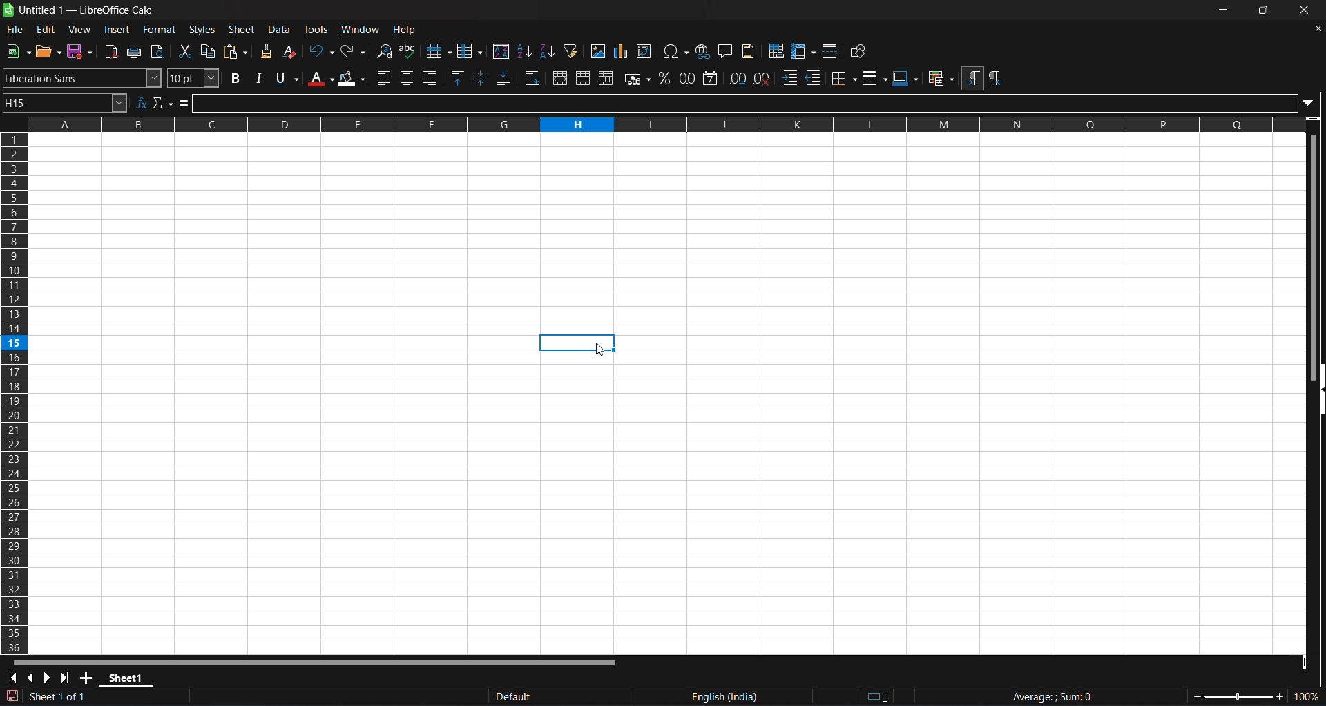 The height and width of the screenshot is (706, 1326). I want to click on merge cells, so click(584, 79).